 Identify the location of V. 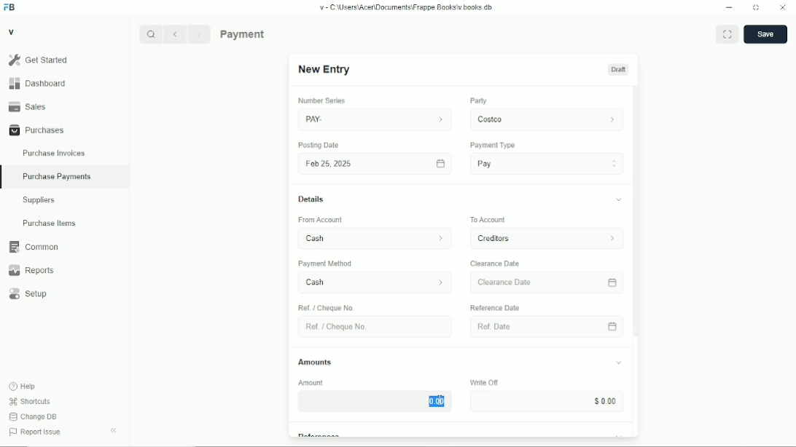
(12, 31).